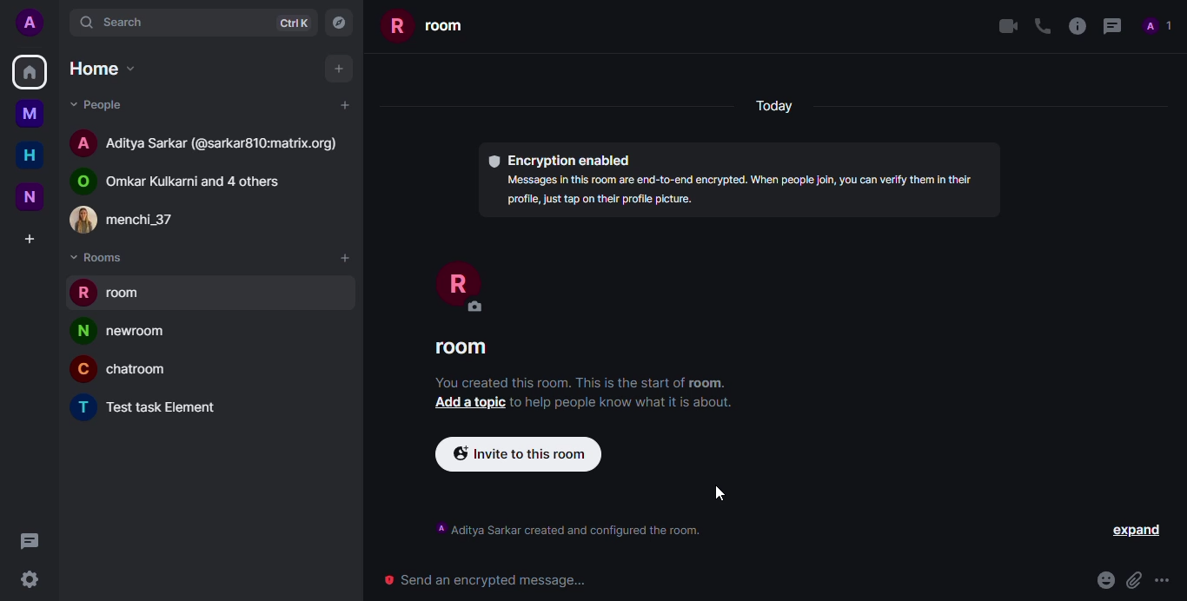  Describe the element at coordinates (578, 381) in the screenshot. I see `You created this room. This is the start of room.` at that location.